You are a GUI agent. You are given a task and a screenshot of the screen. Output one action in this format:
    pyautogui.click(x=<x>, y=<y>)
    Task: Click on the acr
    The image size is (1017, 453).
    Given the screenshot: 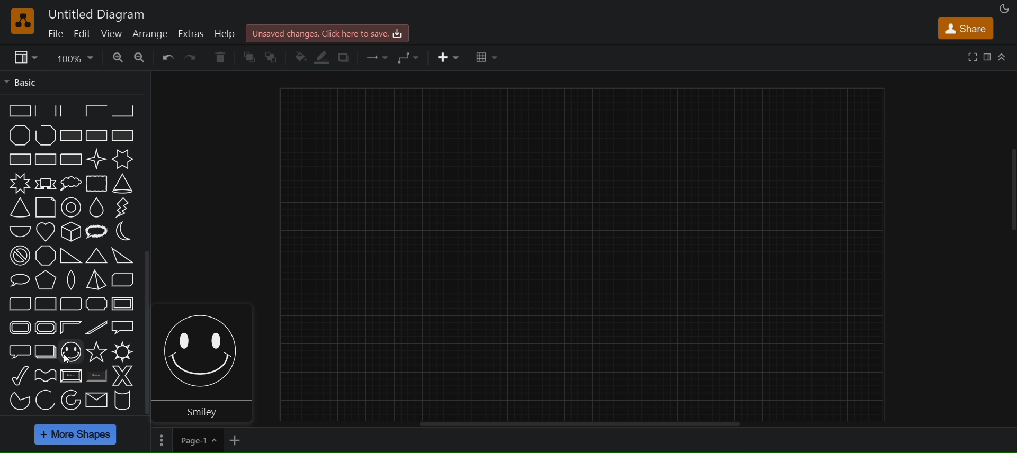 What is the action you would take?
    pyautogui.click(x=45, y=400)
    